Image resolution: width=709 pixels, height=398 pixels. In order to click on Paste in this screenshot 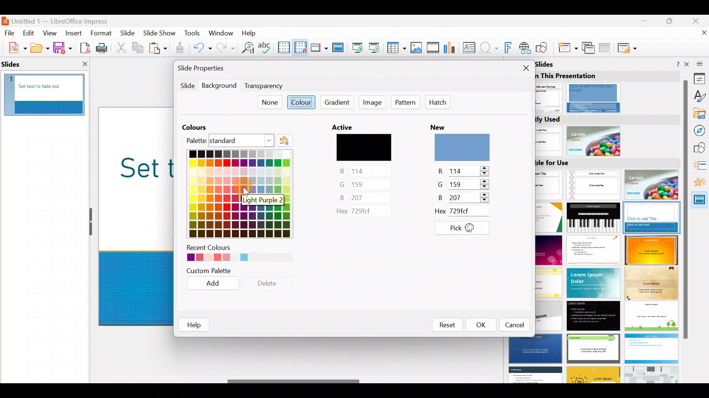, I will do `click(159, 49)`.